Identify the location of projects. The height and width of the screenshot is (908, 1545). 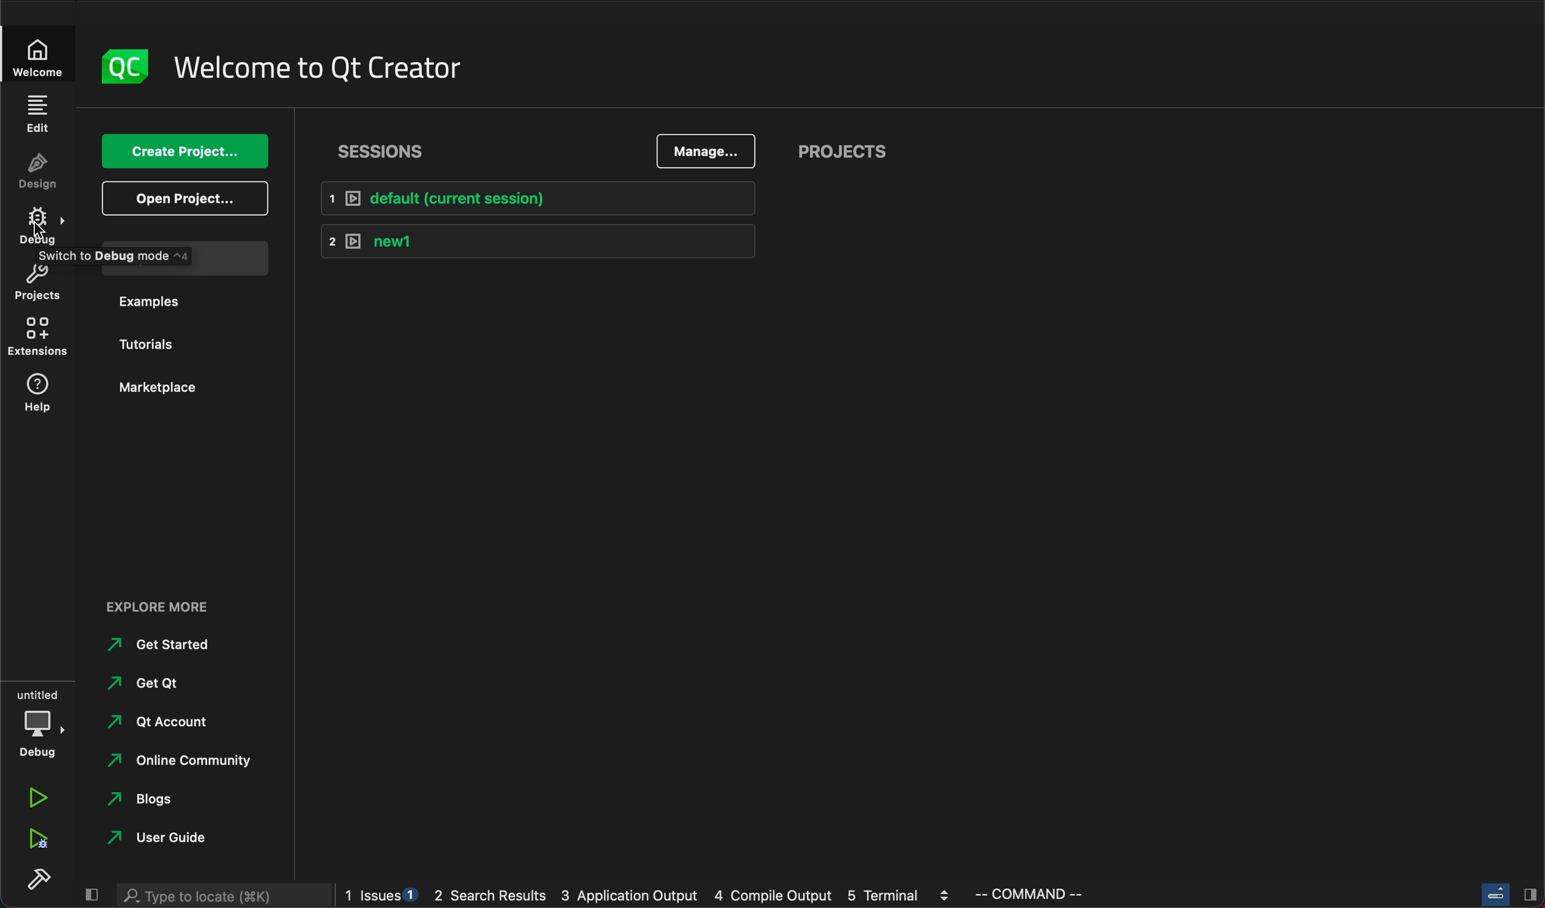
(839, 153).